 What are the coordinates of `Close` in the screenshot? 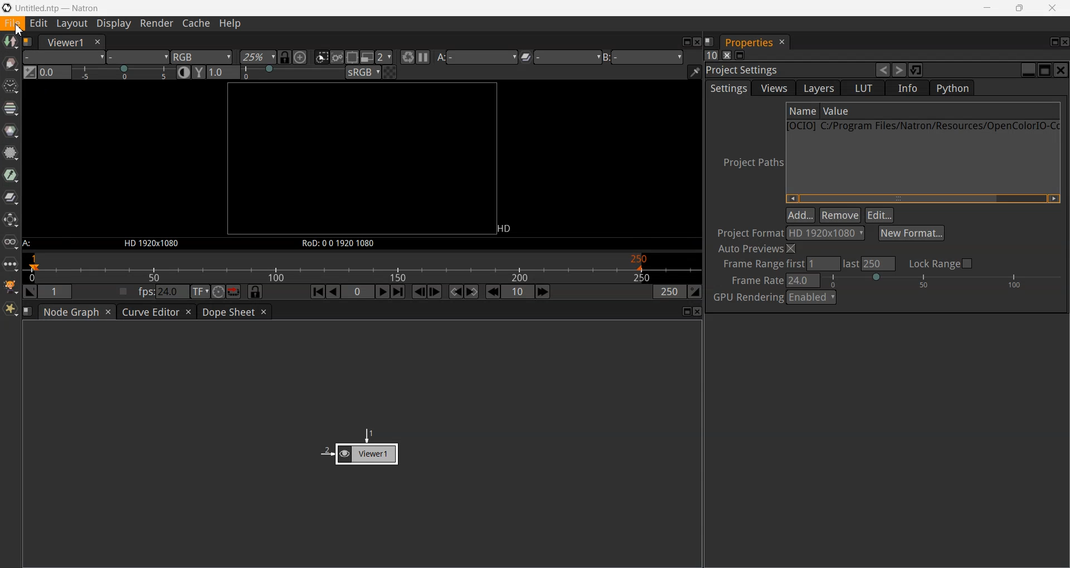 It's located at (1063, 43).